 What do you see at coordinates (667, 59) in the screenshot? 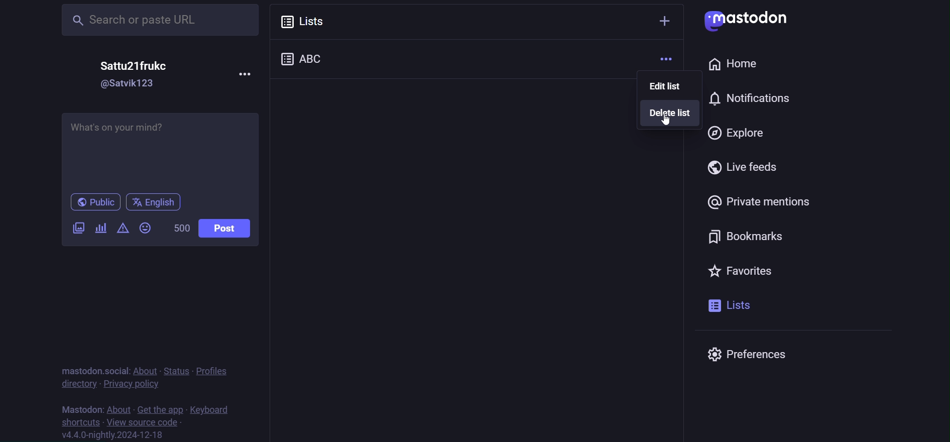
I see `more` at bounding box center [667, 59].